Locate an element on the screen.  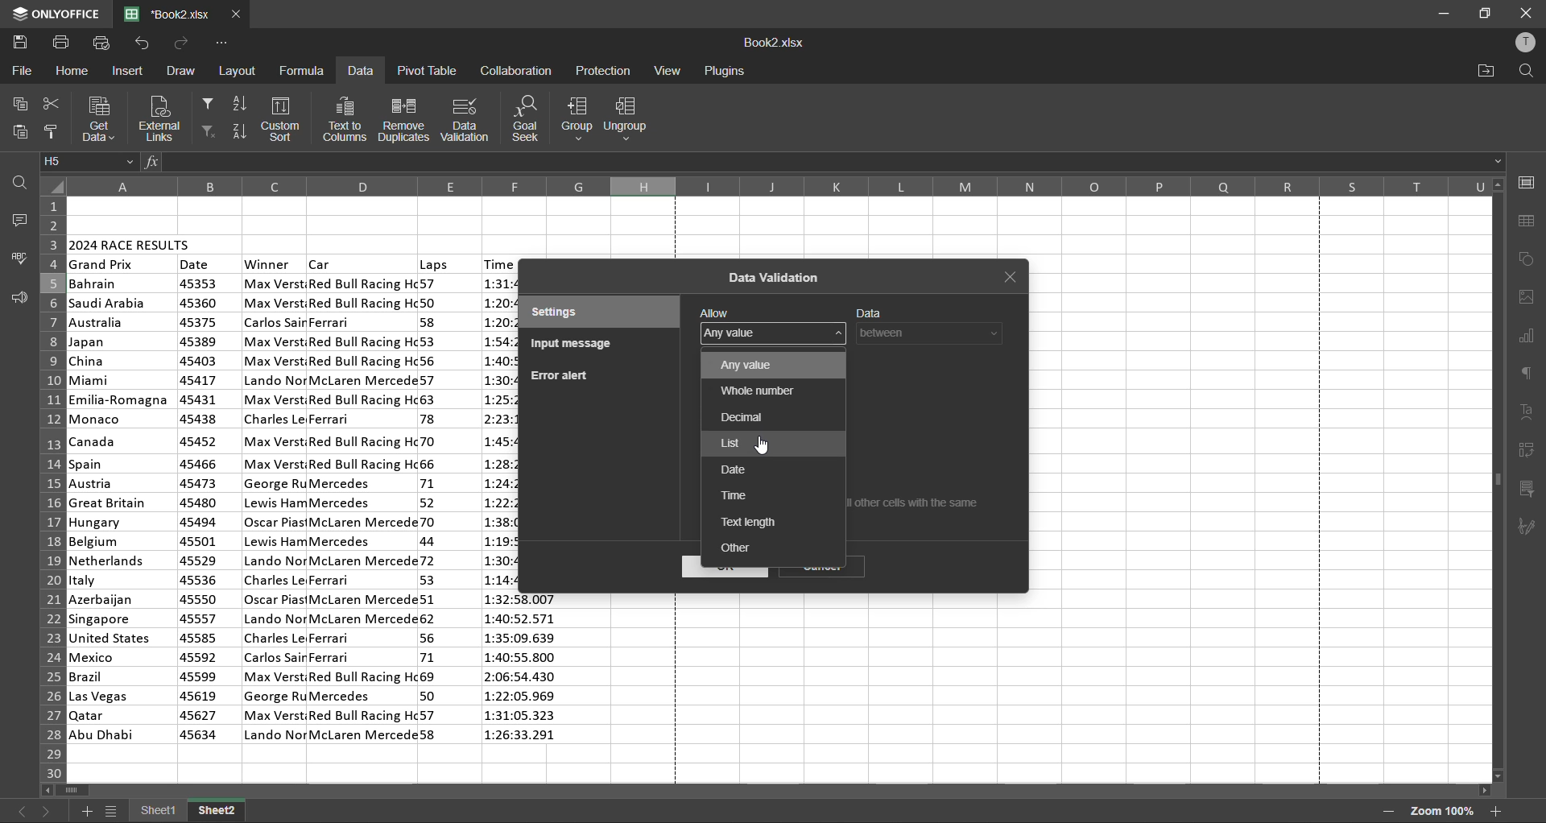
group is located at coordinates (574, 119).